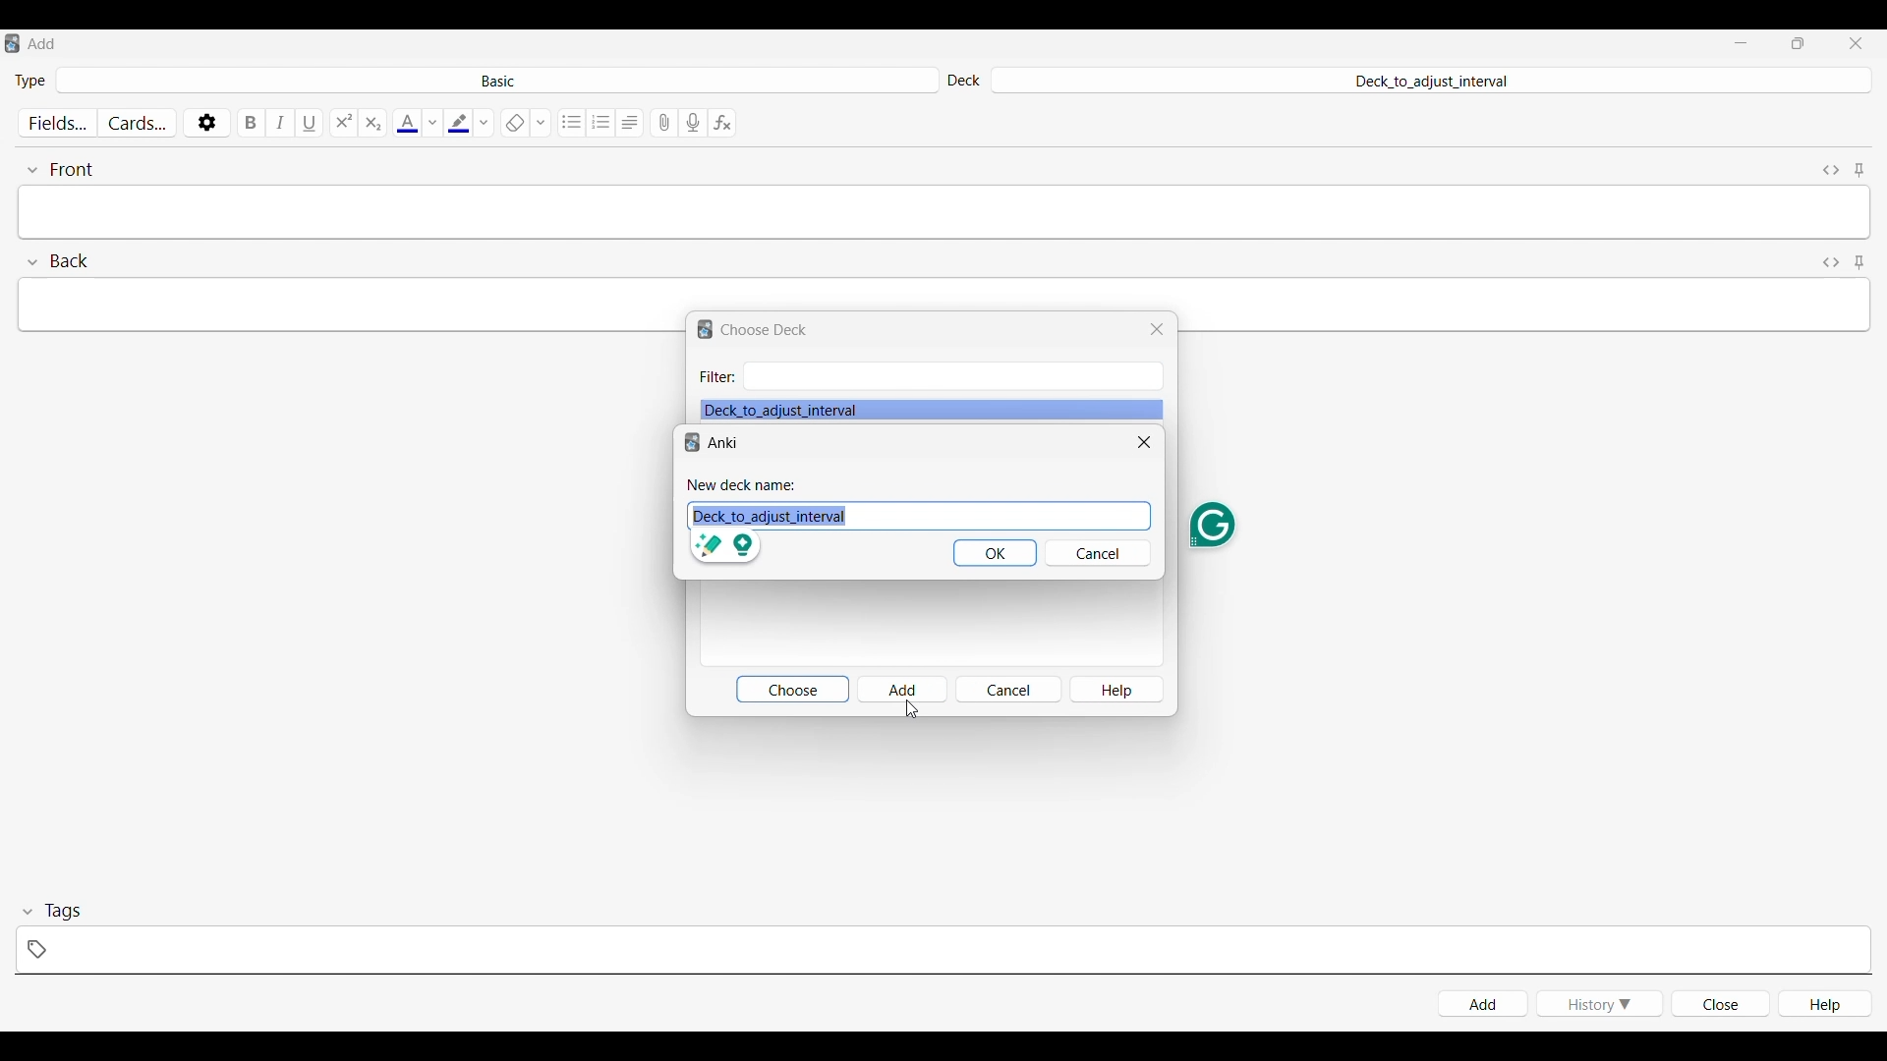  Describe the element at coordinates (717, 377) in the screenshot. I see `Indicates Filter input` at that location.